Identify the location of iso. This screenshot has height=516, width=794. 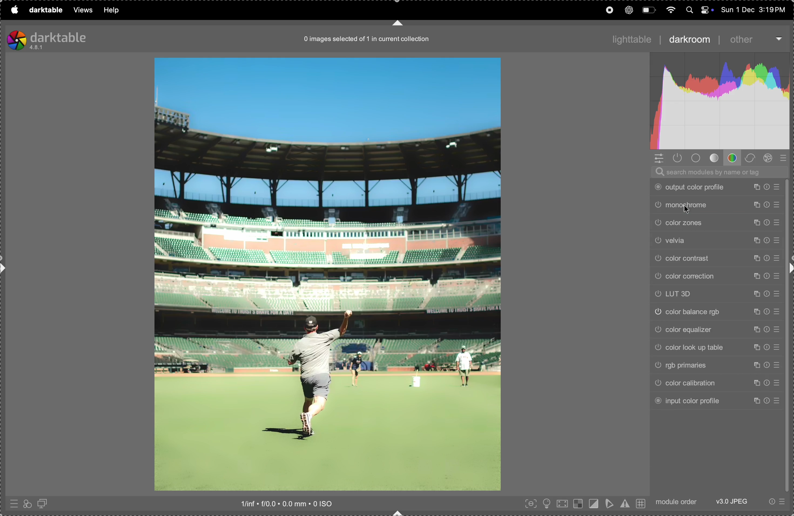
(288, 503).